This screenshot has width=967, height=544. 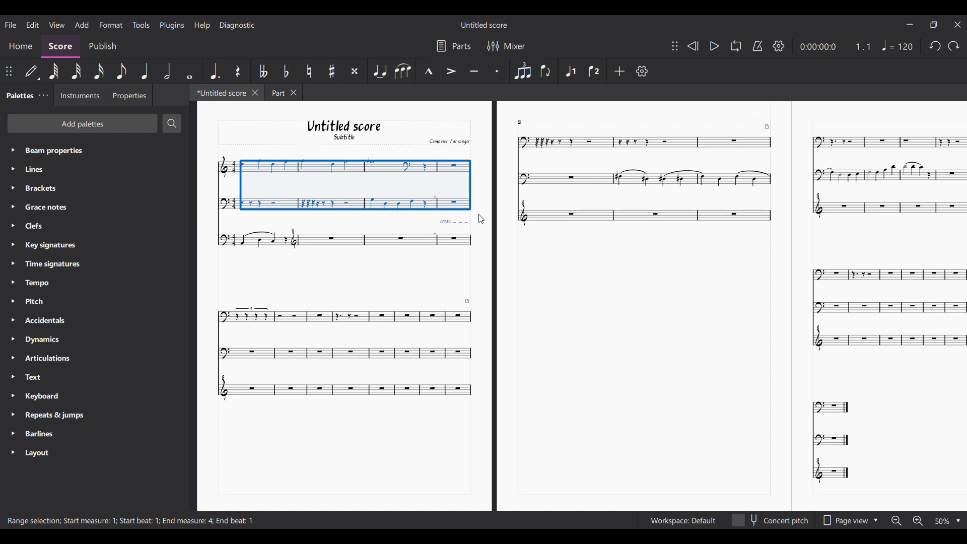 I want to click on , so click(x=12, y=168).